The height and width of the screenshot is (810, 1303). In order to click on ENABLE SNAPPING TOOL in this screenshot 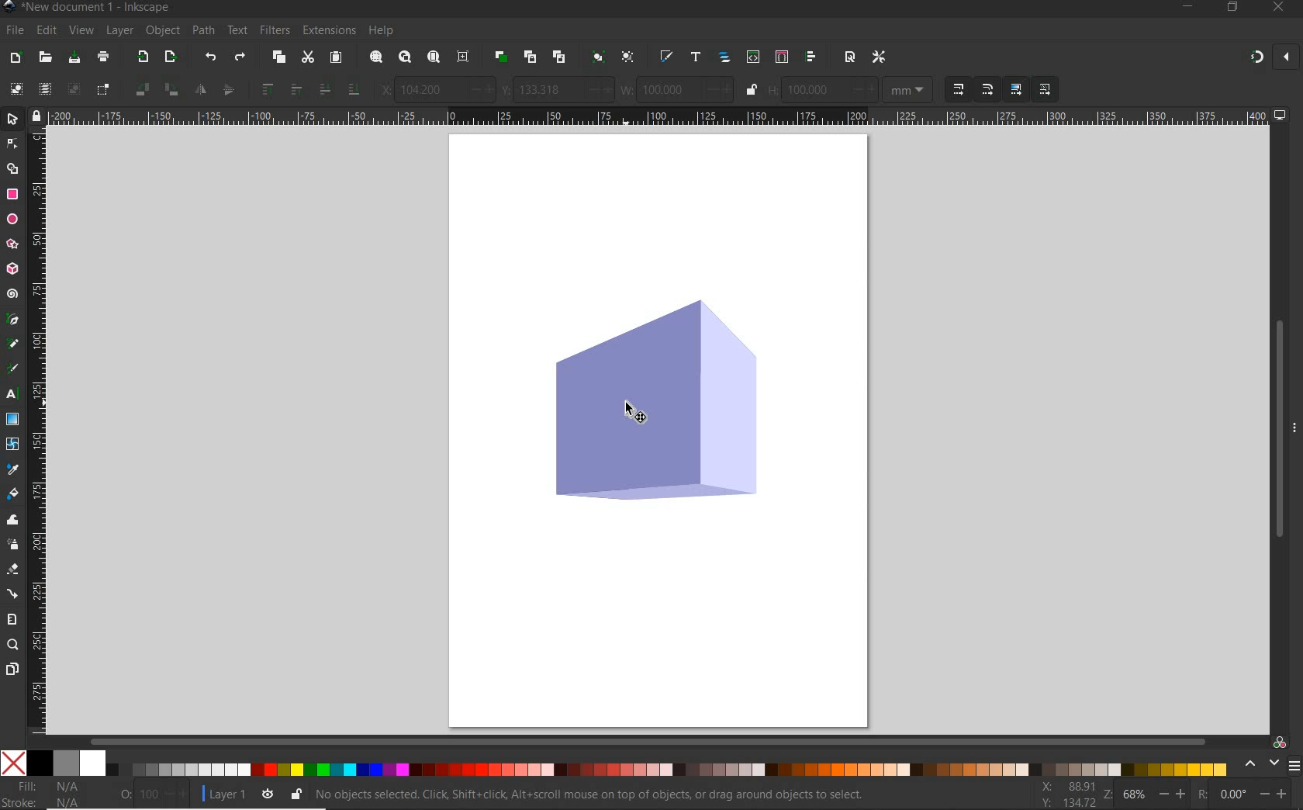, I will do `click(1253, 57)`.